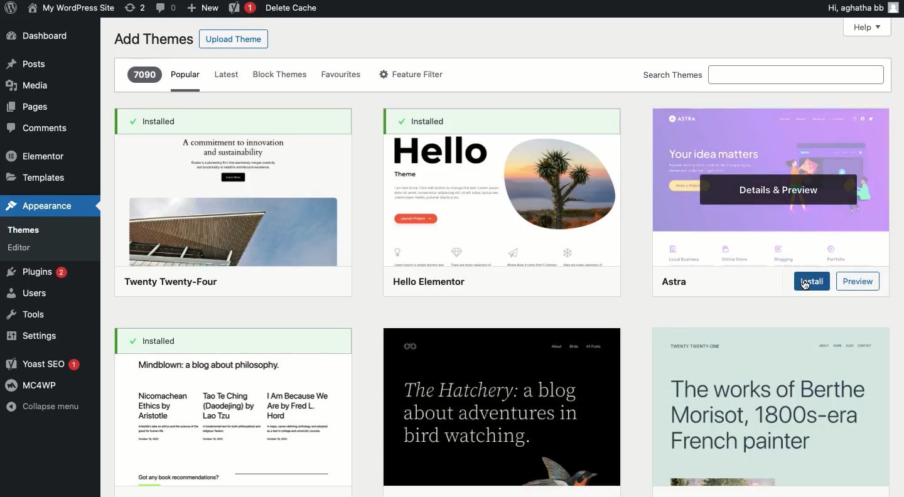 This screenshot has height=497, width=904. I want to click on Revision, so click(136, 7).